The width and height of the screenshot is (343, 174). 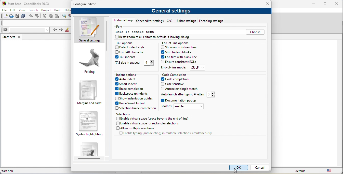 I want to click on tab options, so click(x=127, y=42).